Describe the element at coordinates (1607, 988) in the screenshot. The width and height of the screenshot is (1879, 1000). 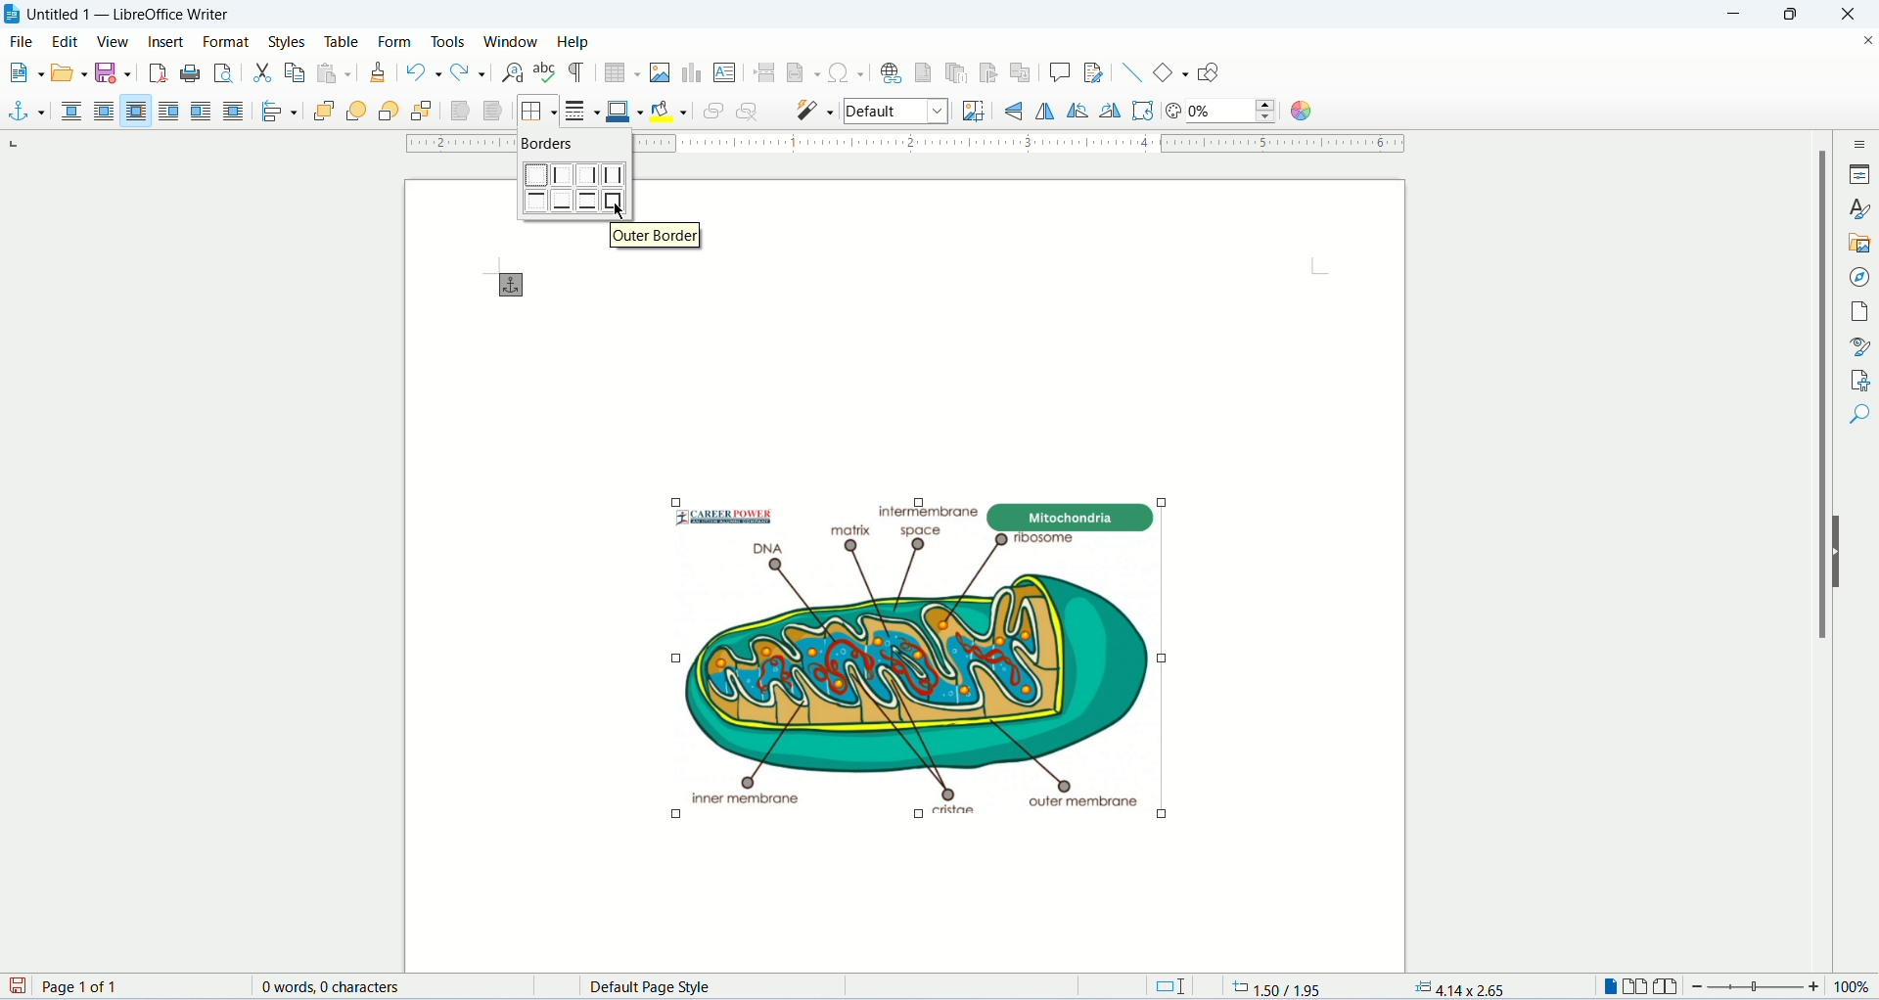
I see `single page view` at that location.